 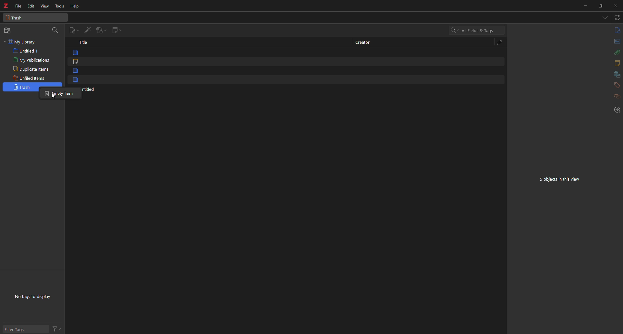 I want to click on close, so click(x=616, y=6).